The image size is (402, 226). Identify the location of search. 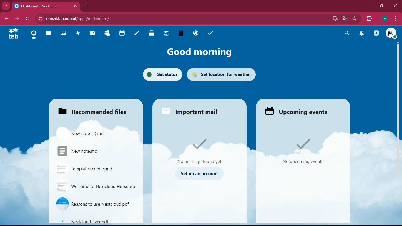
(347, 34).